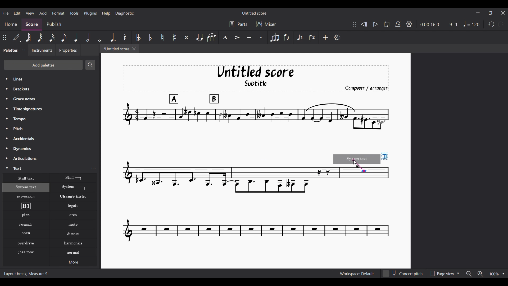 The height and width of the screenshot is (286, 508). I want to click on Distort, so click(73, 234).